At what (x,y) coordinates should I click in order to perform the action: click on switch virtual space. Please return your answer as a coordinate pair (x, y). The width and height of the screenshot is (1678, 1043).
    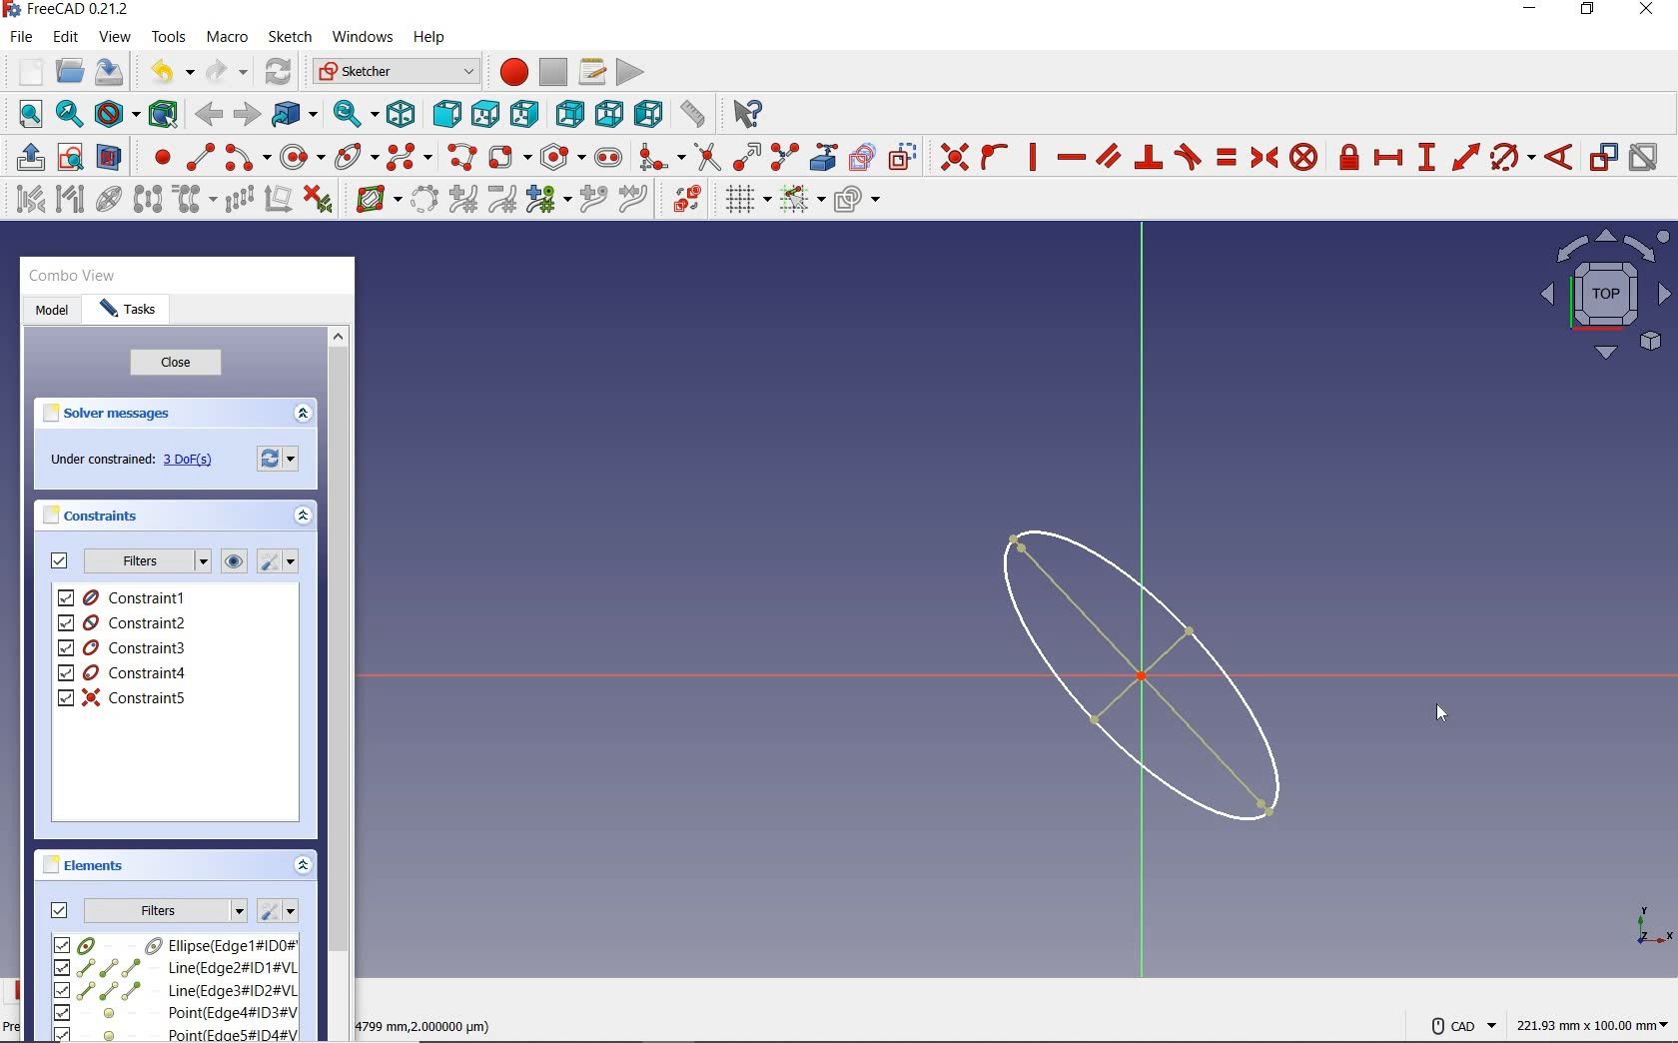
    Looking at the image, I should click on (686, 199).